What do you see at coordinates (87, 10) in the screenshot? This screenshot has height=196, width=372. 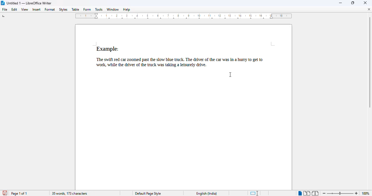 I see `form` at bounding box center [87, 10].